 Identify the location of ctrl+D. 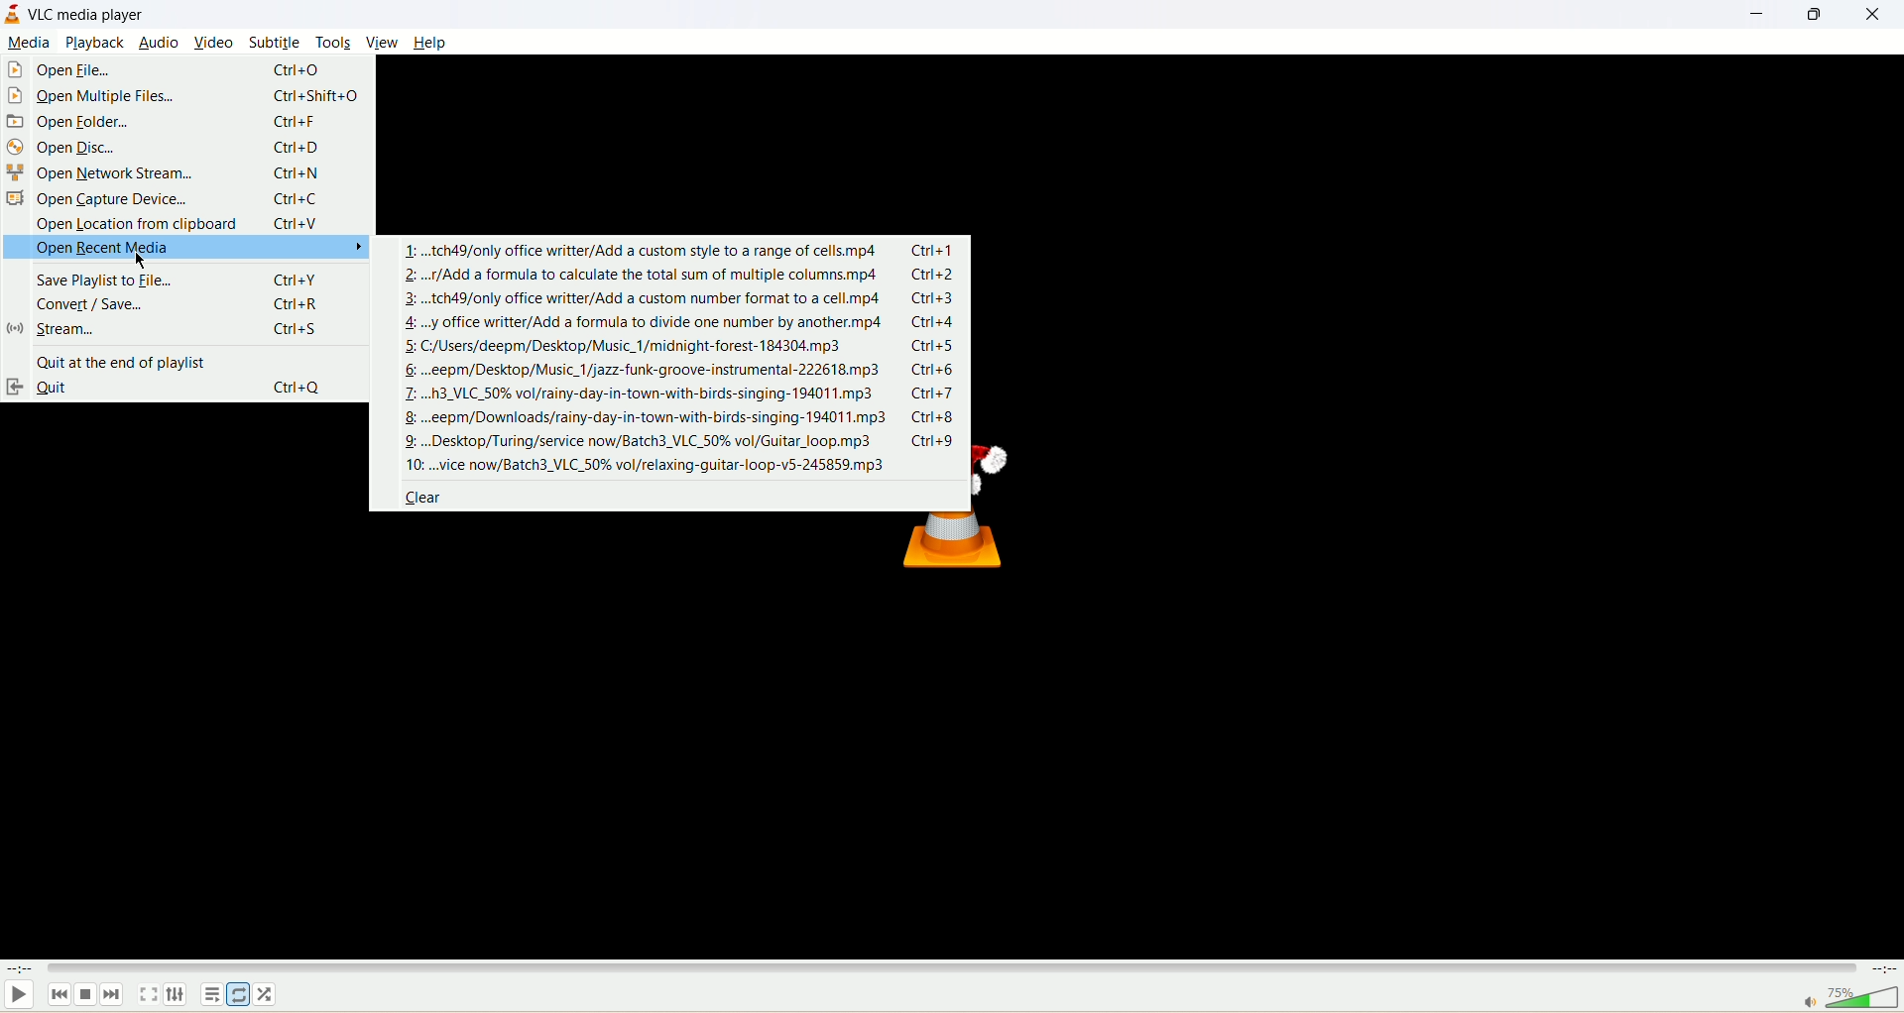
(297, 147).